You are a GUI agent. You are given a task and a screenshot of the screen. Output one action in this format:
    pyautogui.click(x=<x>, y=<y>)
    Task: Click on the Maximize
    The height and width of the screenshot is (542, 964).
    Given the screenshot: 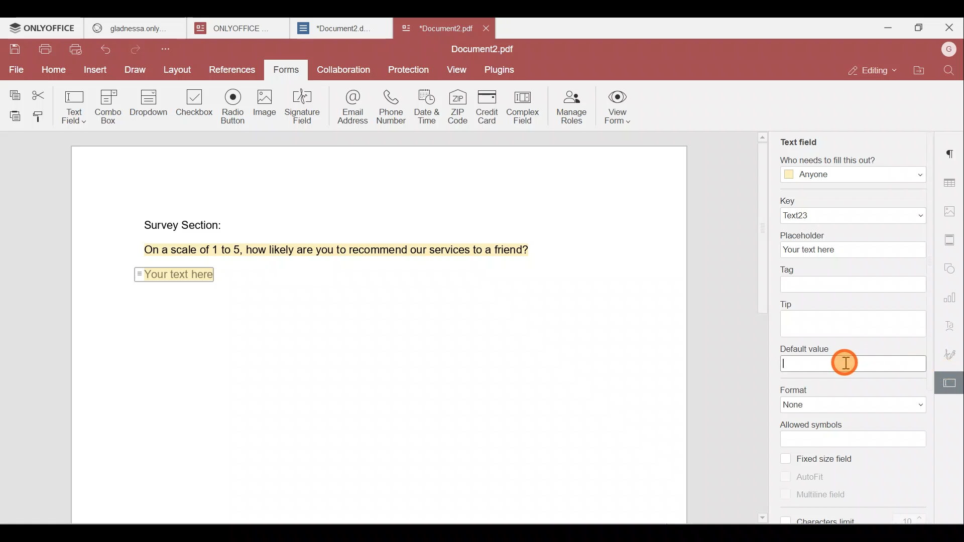 What is the action you would take?
    pyautogui.click(x=918, y=29)
    